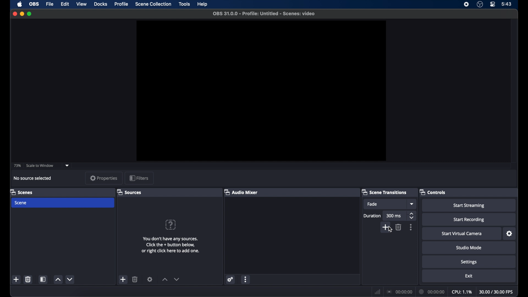 This screenshot has height=297, width=528. I want to click on settings, so click(509, 234).